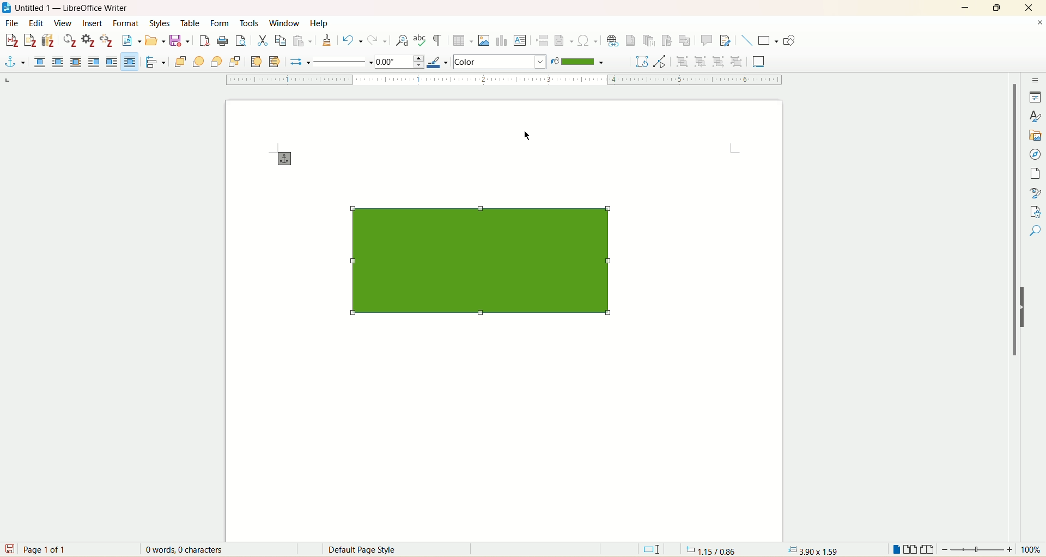 The image size is (1046, 557). Describe the element at coordinates (14, 23) in the screenshot. I see `file` at that location.